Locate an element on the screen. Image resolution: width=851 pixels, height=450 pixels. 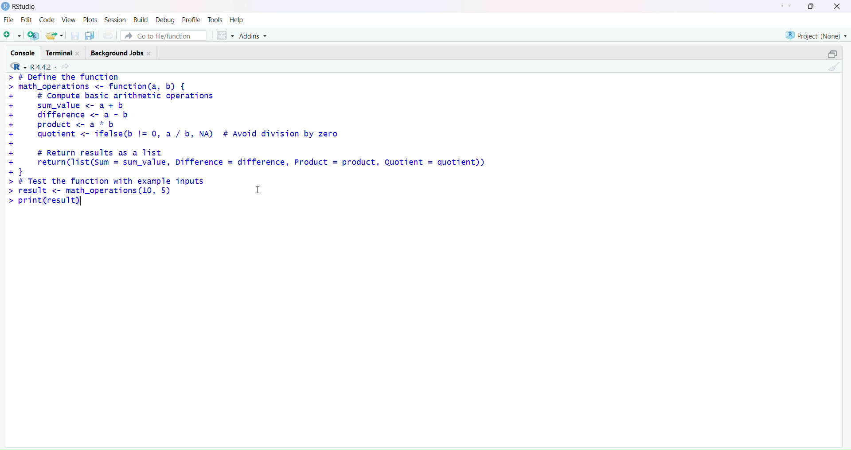
R 4.4.2 is located at coordinates (41, 66).